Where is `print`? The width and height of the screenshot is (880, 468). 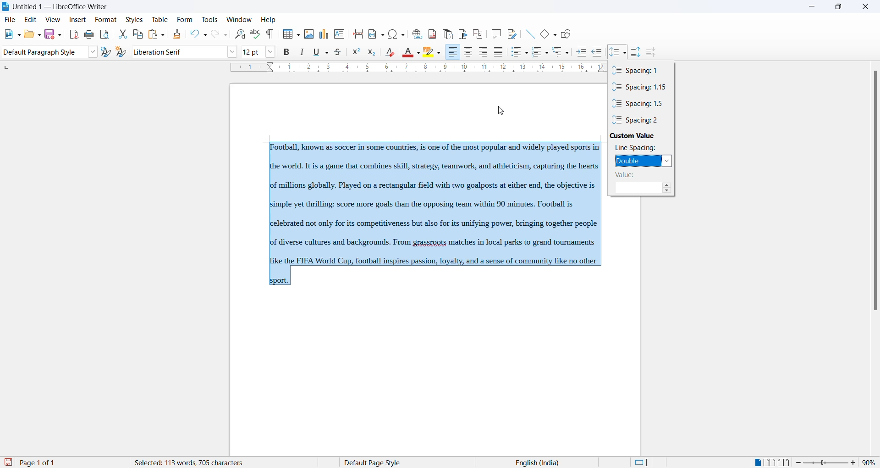
print is located at coordinates (89, 34).